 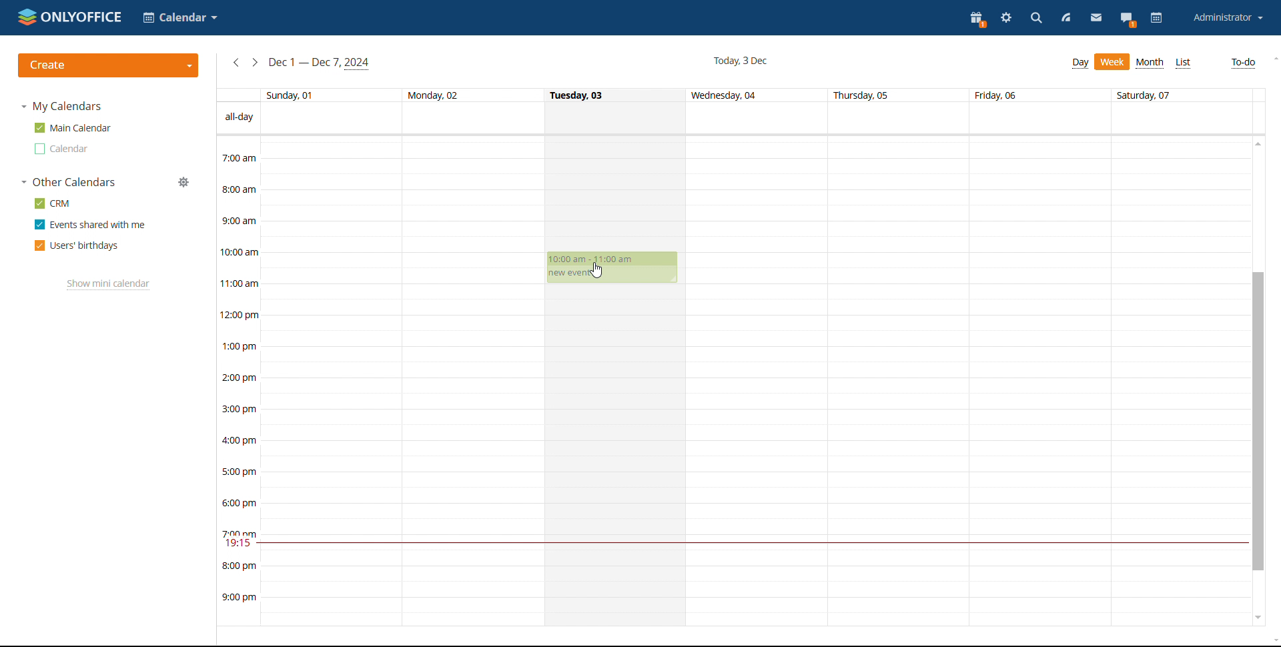 What do you see at coordinates (1066, 19) in the screenshot?
I see `feed` at bounding box center [1066, 19].